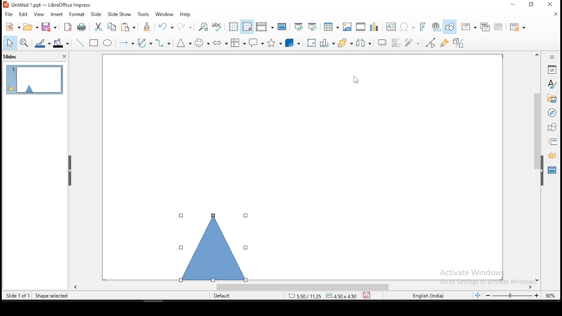 The image size is (562, 316). I want to click on show draw functions, so click(449, 27).